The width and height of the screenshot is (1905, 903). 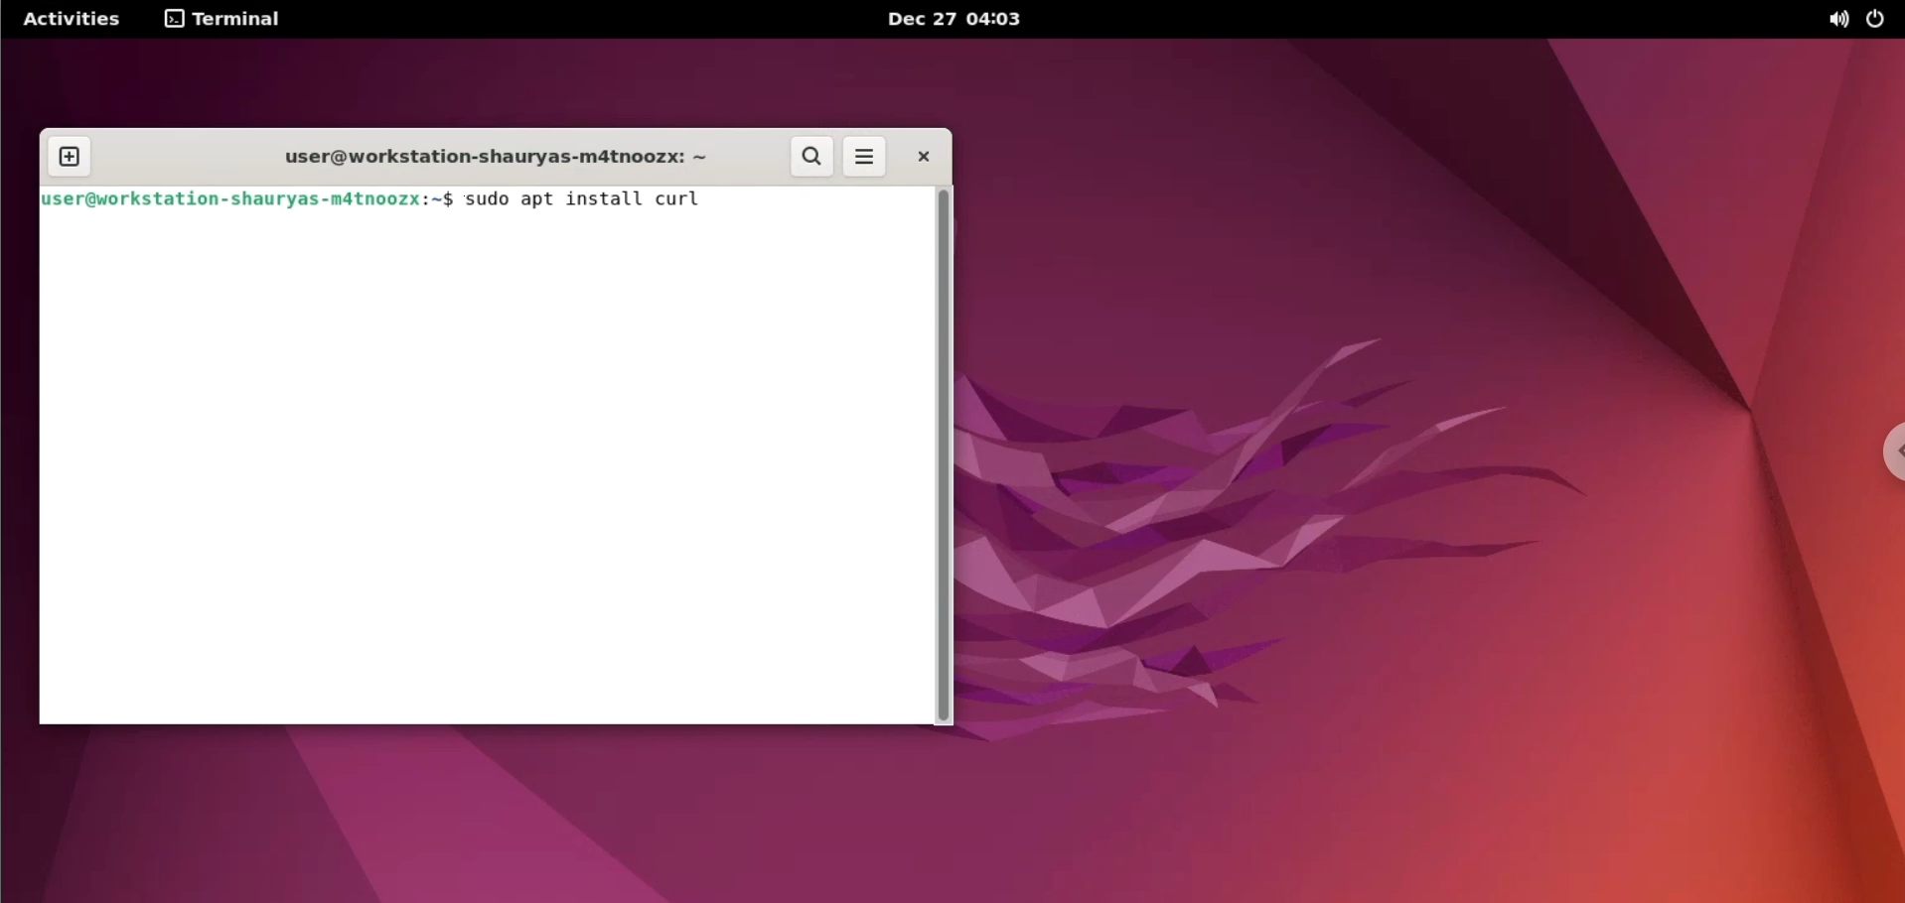 What do you see at coordinates (1880, 19) in the screenshot?
I see `power options` at bounding box center [1880, 19].